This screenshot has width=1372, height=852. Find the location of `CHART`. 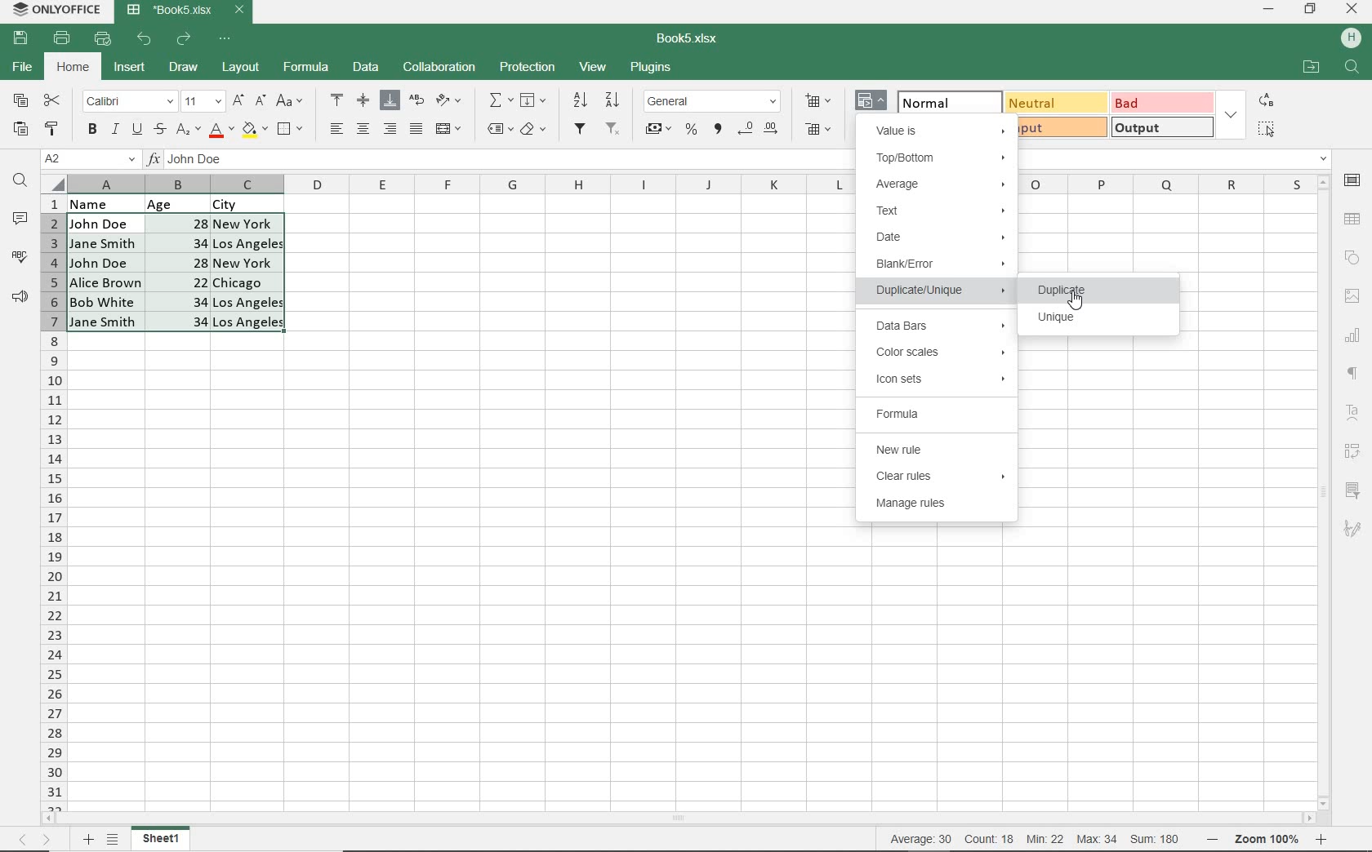

CHART is located at coordinates (1353, 335).